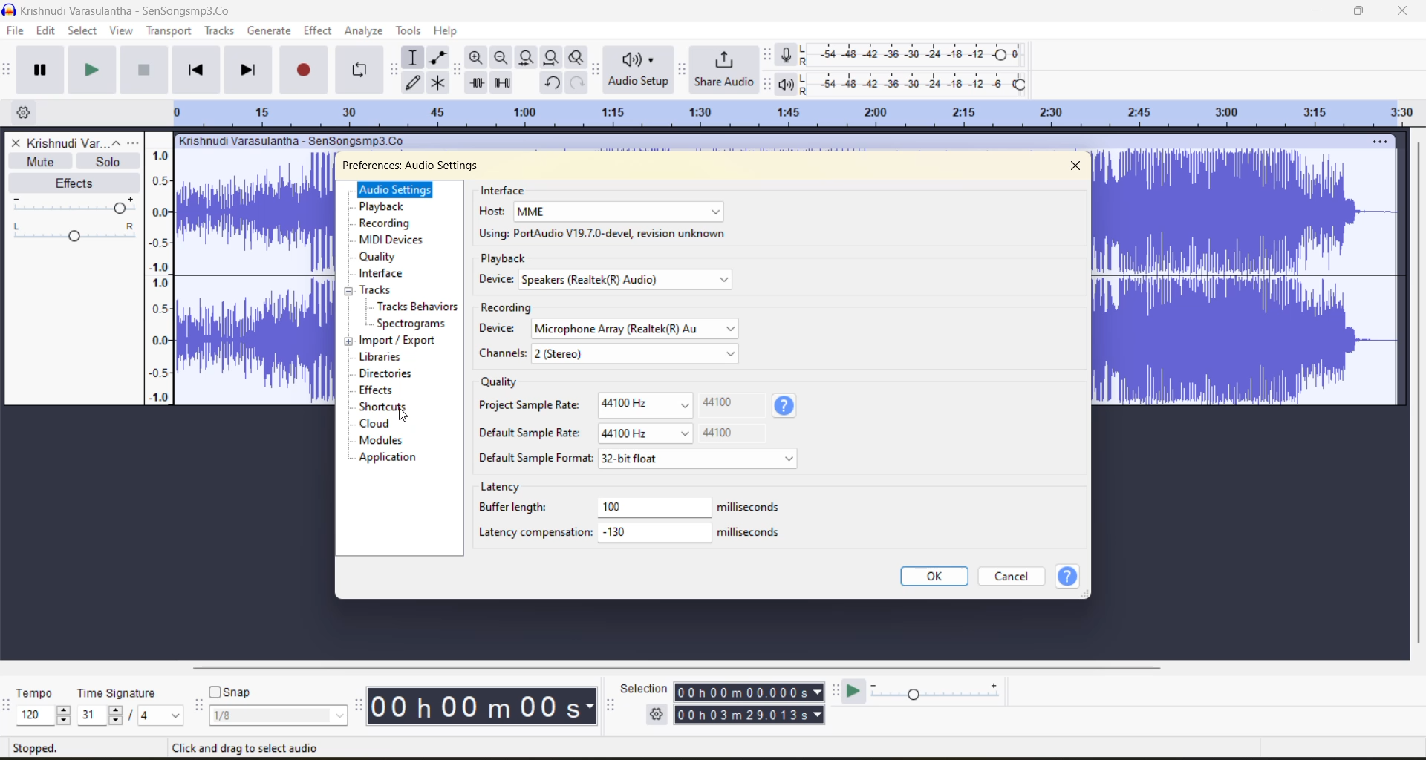  I want to click on verticle scroll bar, so click(1419, 390).